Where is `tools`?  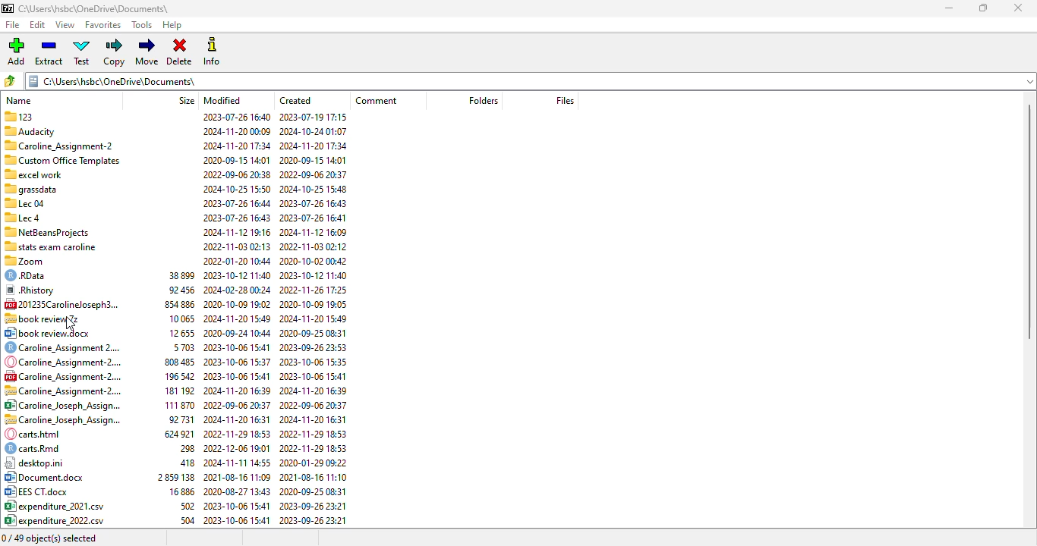
tools is located at coordinates (142, 25).